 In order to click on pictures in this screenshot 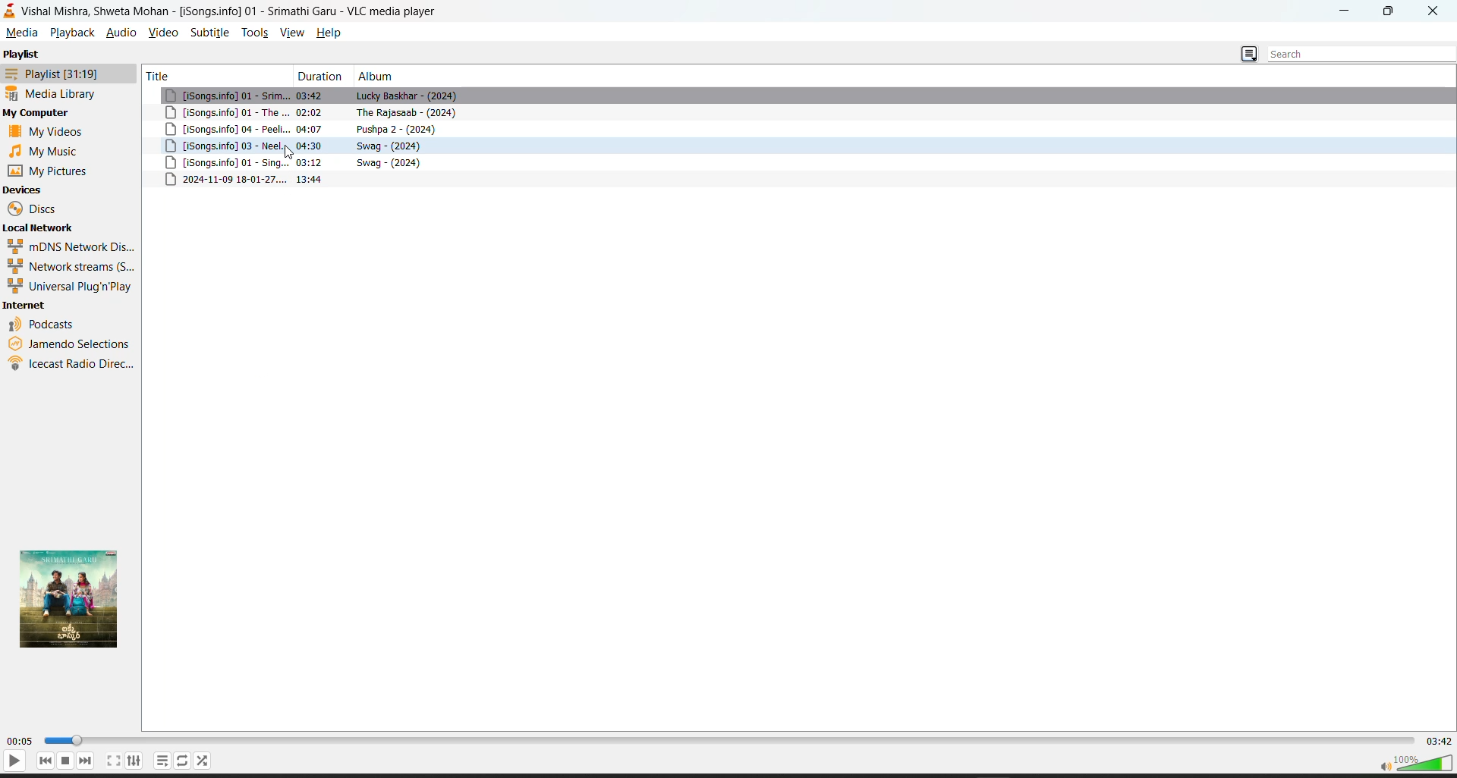, I will do `click(53, 170)`.